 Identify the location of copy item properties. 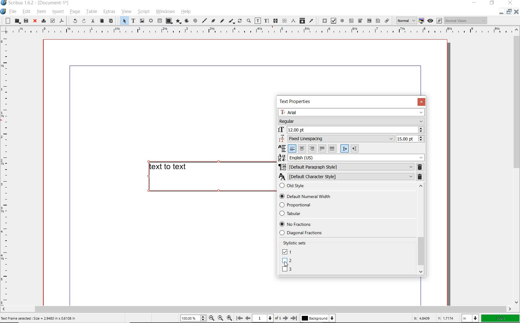
(302, 20).